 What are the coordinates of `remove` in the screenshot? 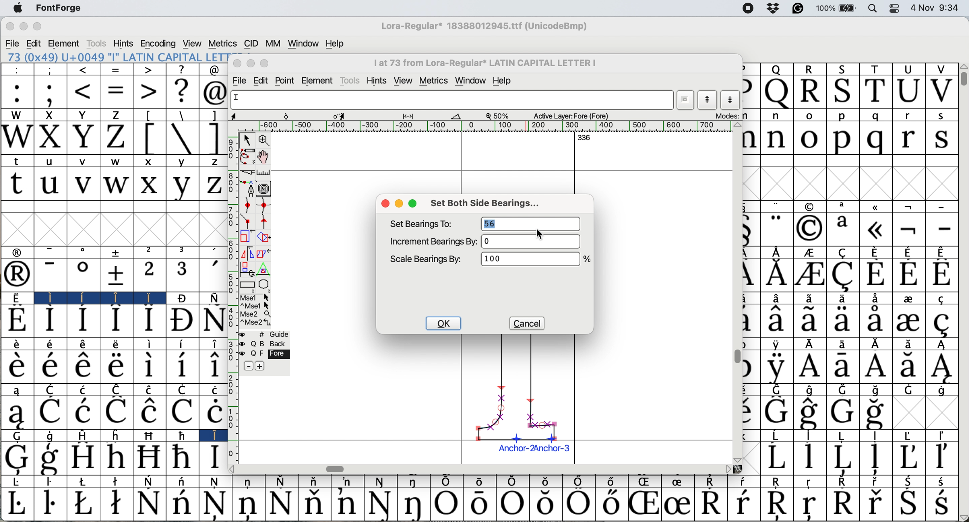 It's located at (248, 366).